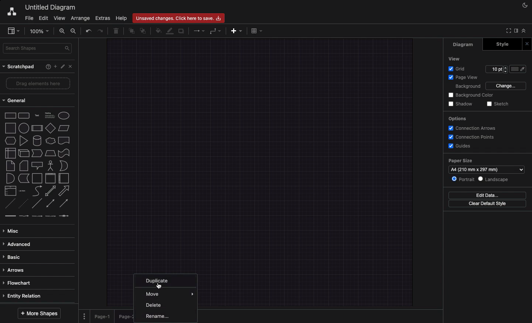 Image resolution: width=532 pixels, height=323 pixels. I want to click on Draw.io logo, so click(12, 12).